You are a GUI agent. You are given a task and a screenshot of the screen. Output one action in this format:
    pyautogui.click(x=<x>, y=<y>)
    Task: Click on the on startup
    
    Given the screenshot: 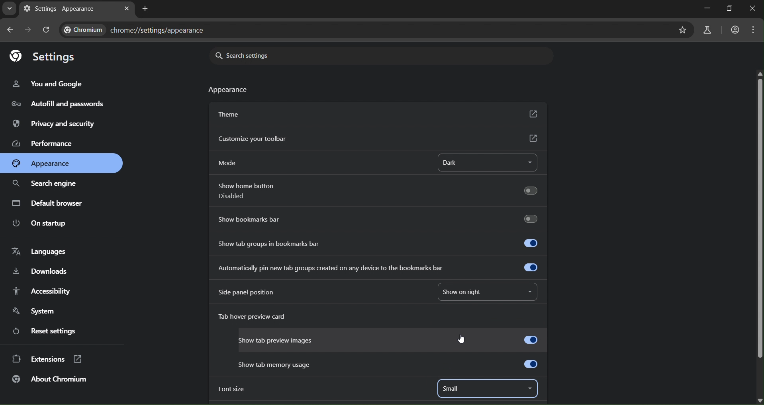 What is the action you would take?
    pyautogui.click(x=44, y=224)
    